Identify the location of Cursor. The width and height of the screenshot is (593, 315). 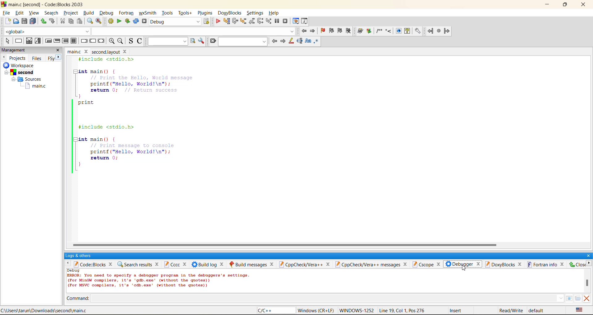
(465, 269).